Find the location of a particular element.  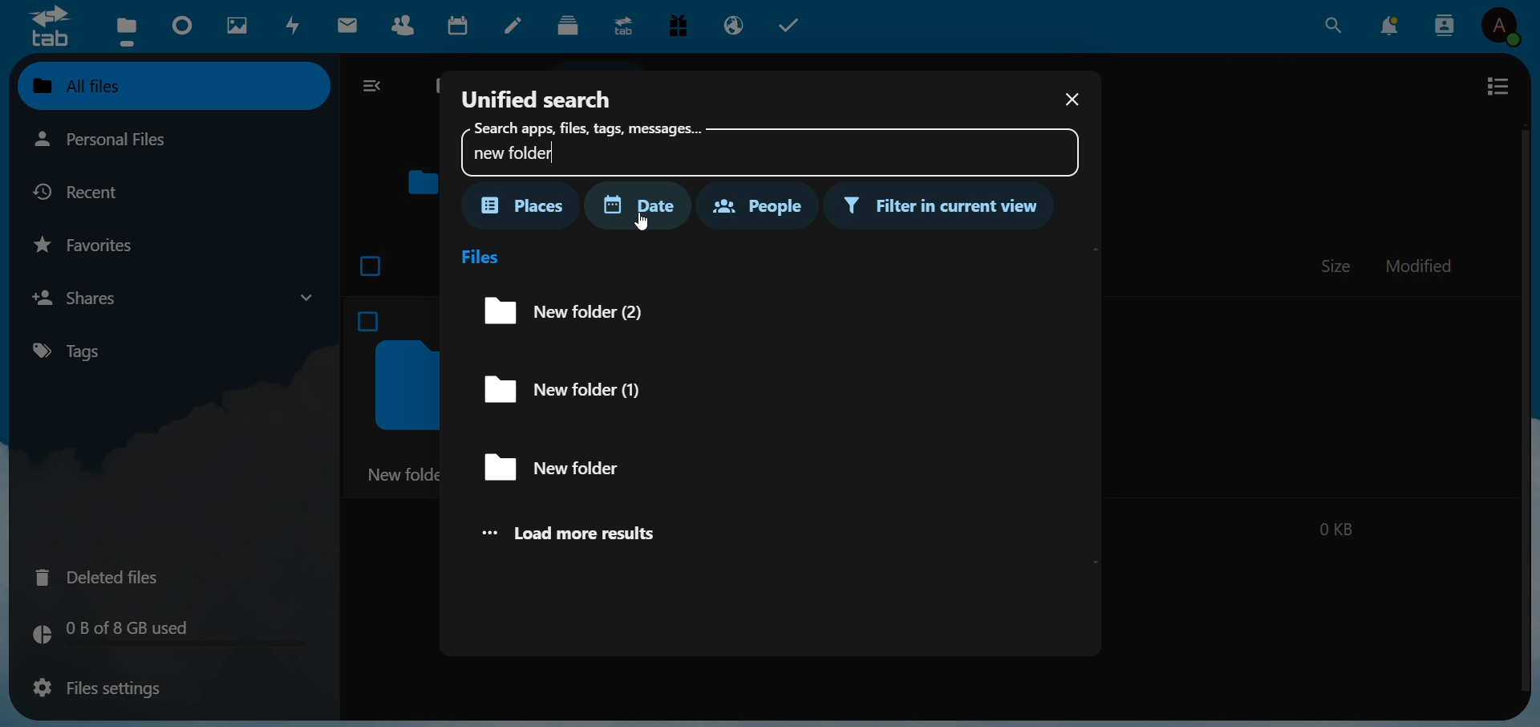

search is located at coordinates (1332, 25).